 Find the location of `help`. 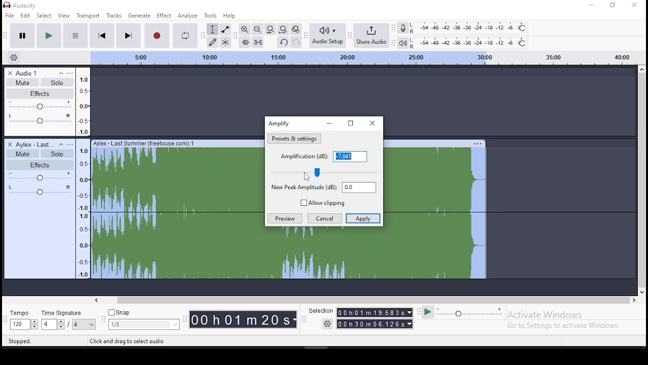

help is located at coordinates (229, 16).